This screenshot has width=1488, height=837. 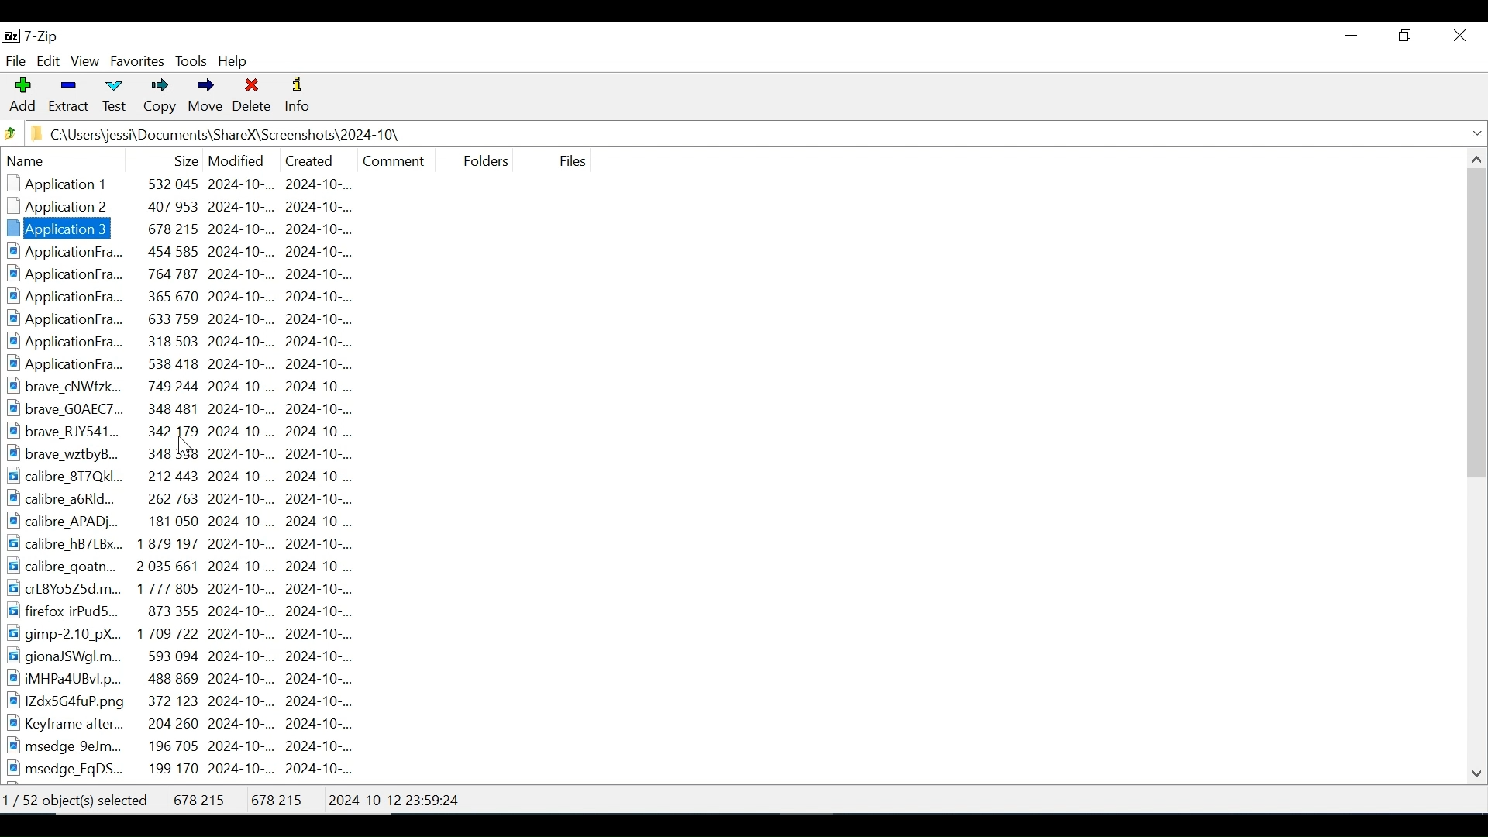 I want to click on Copy, so click(x=157, y=98).